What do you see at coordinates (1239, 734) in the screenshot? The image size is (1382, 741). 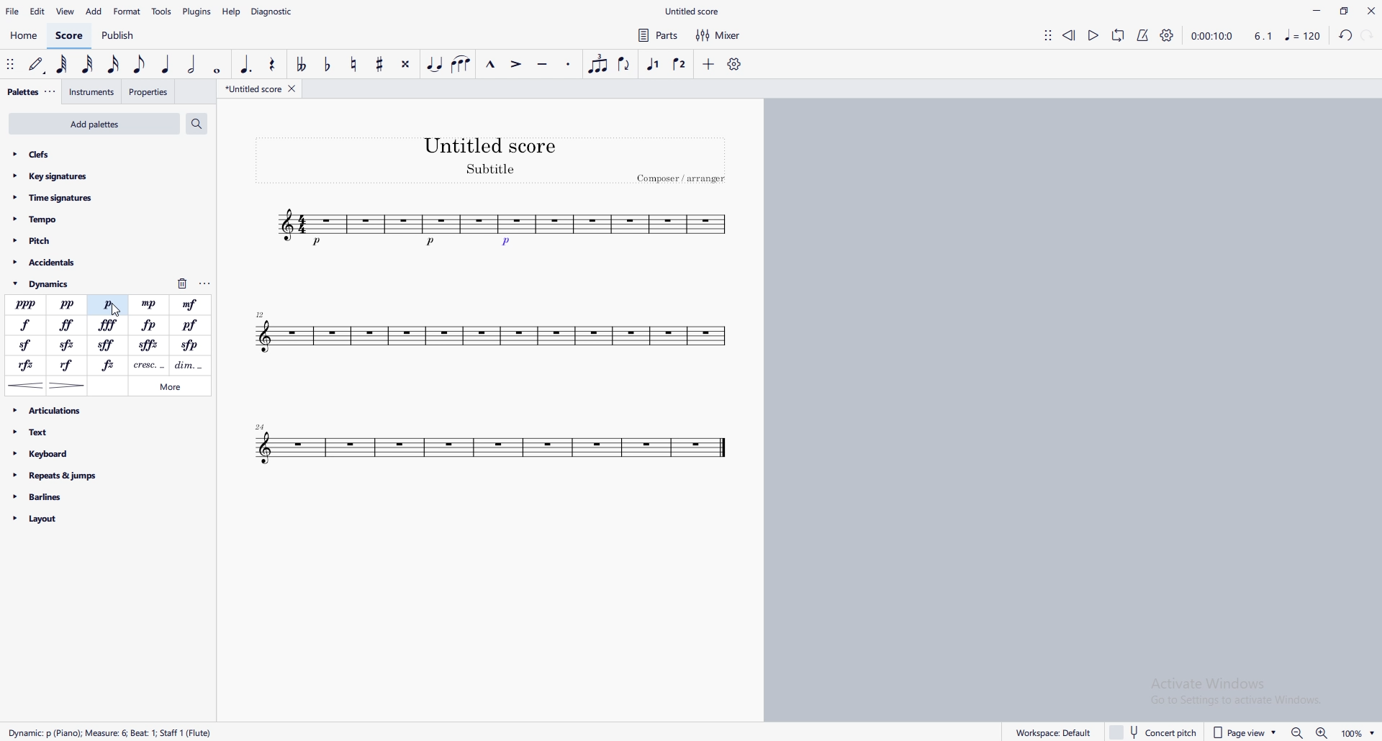 I see `page view` at bounding box center [1239, 734].